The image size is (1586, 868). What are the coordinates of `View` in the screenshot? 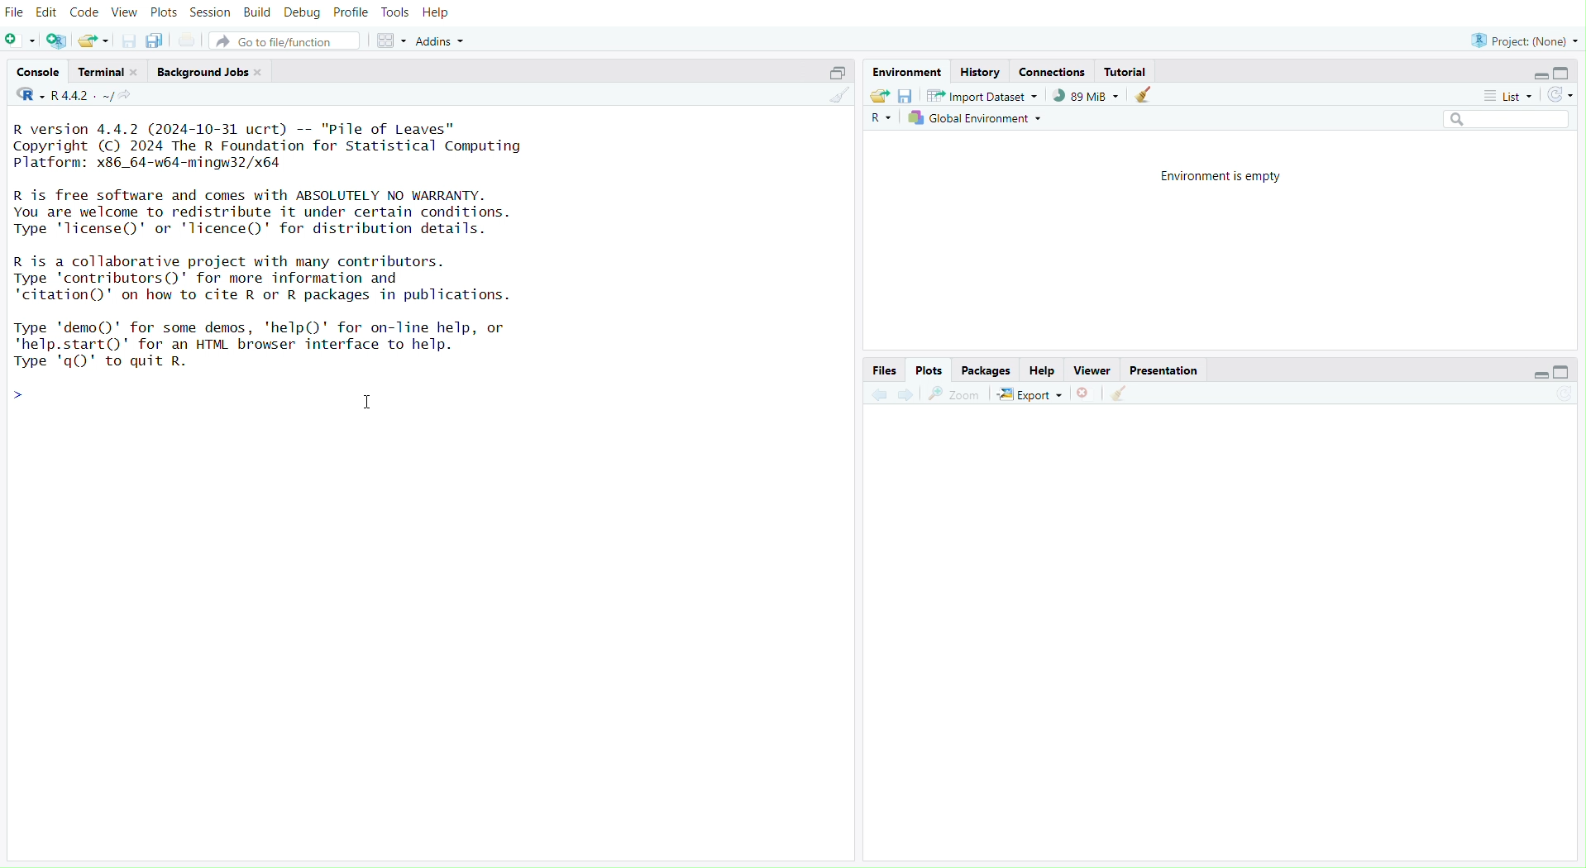 It's located at (122, 12).